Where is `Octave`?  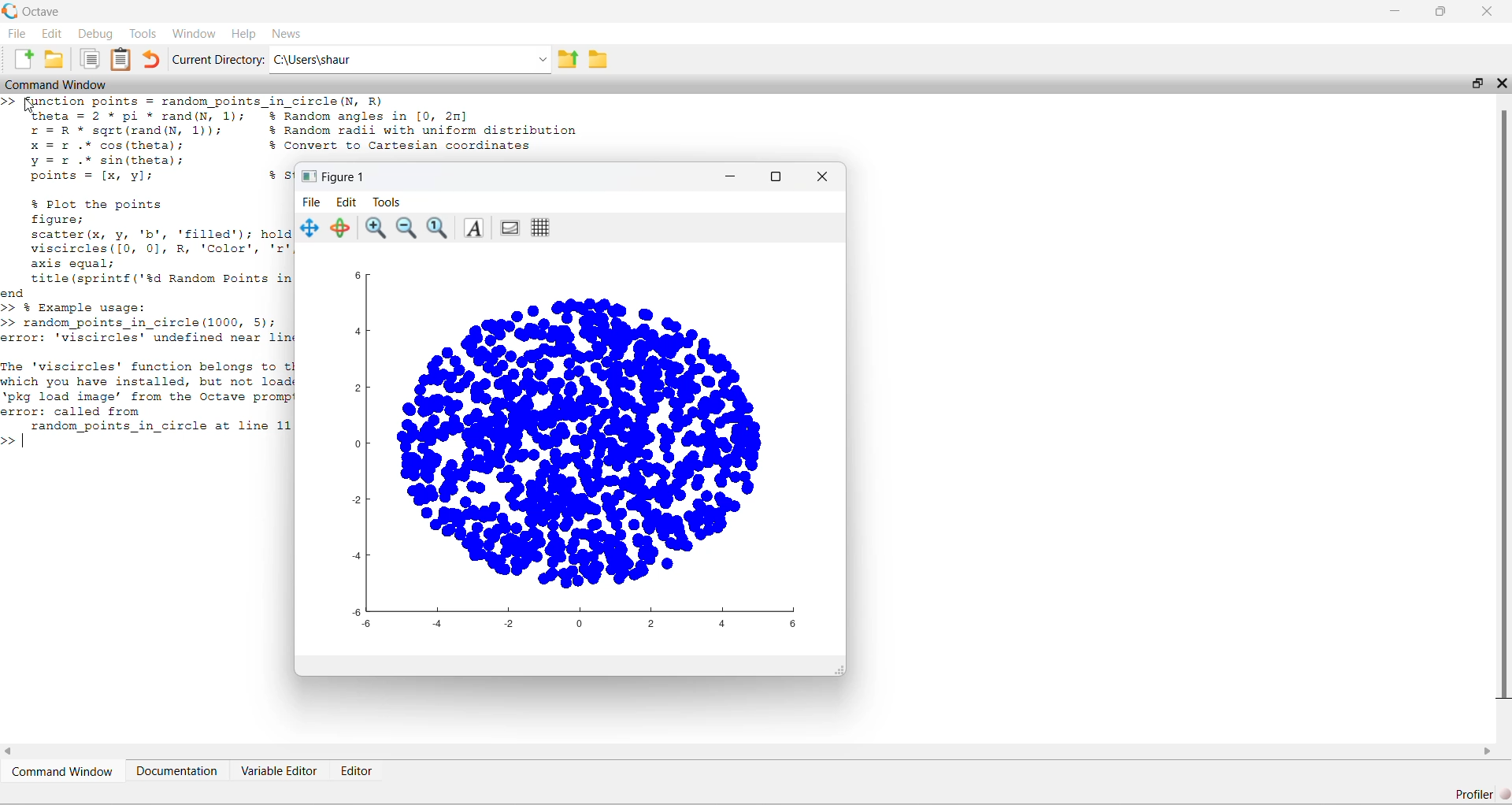
Octave is located at coordinates (41, 13).